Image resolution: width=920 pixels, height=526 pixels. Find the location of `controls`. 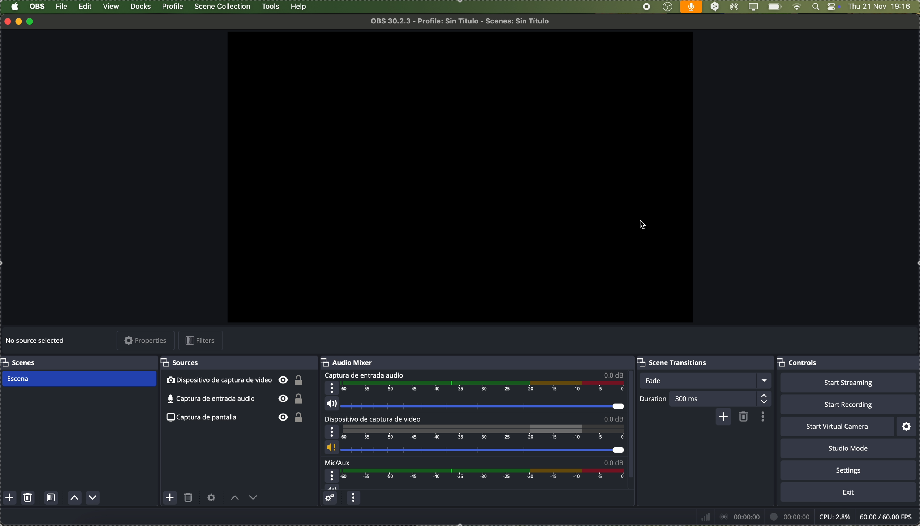

controls is located at coordinates (799, 363).